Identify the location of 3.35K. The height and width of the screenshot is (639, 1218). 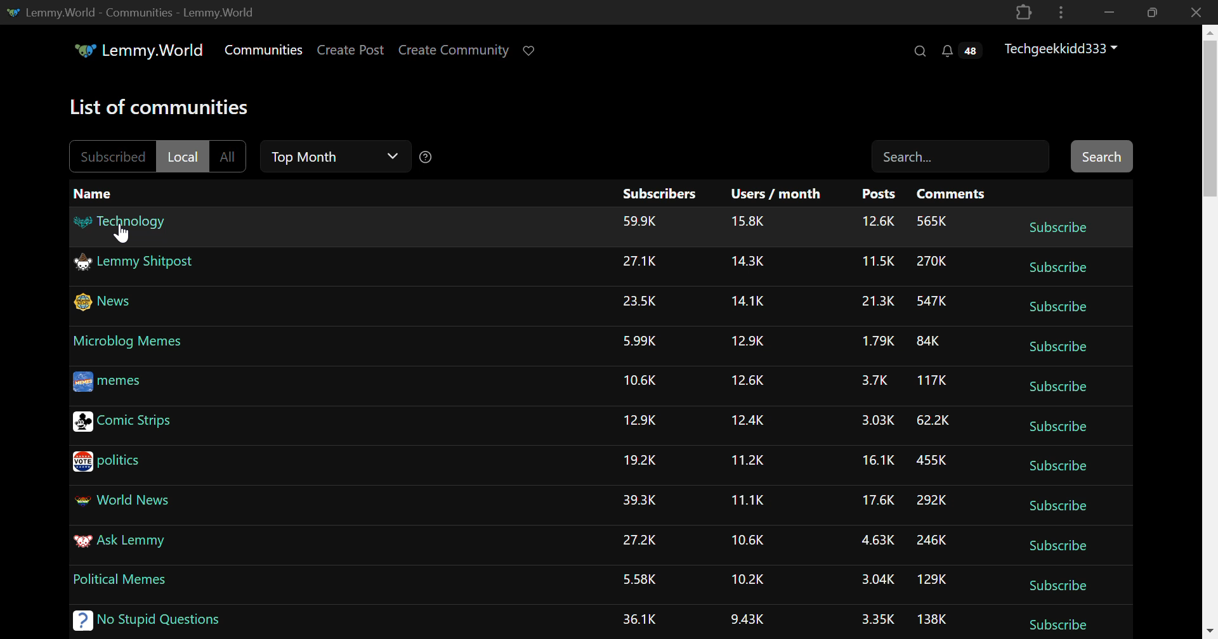
(878, 620).